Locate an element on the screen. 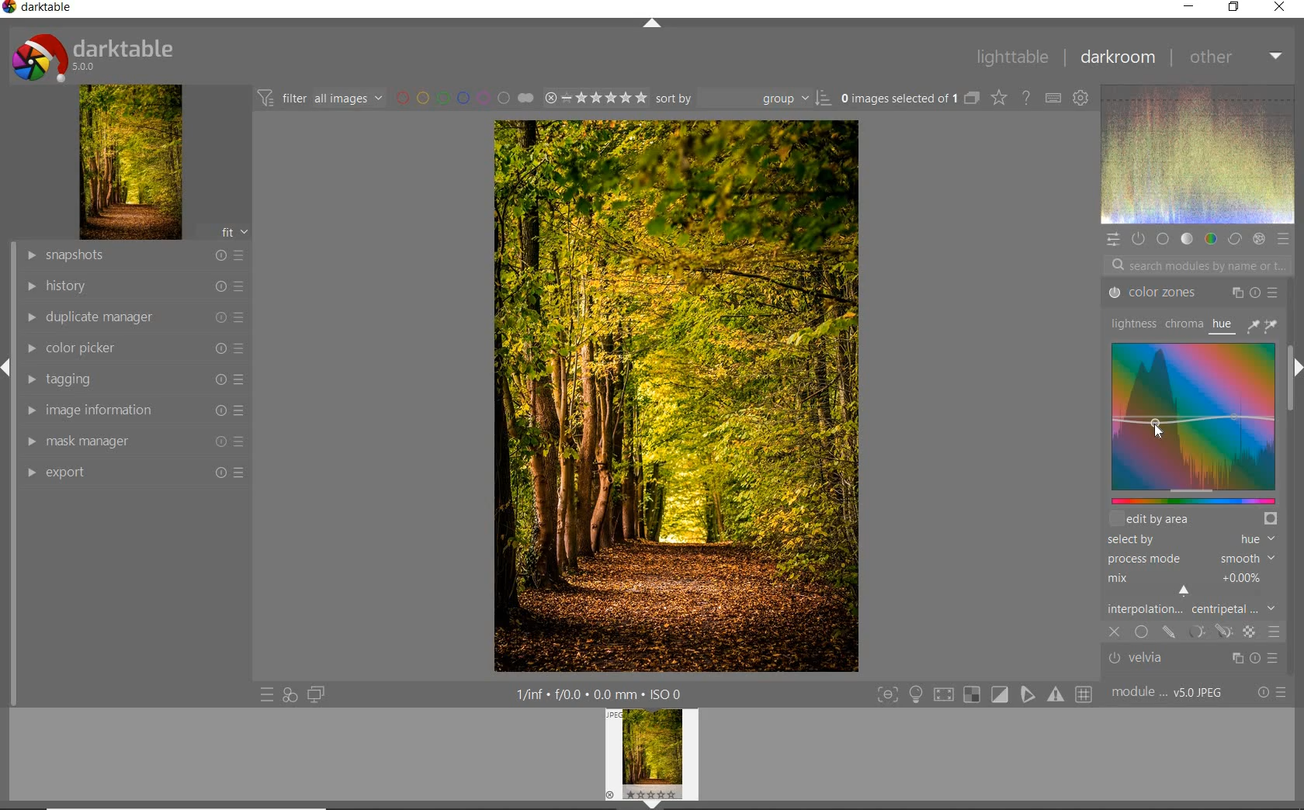  LIGHTTABLE is located at coordinates (1013, 57).